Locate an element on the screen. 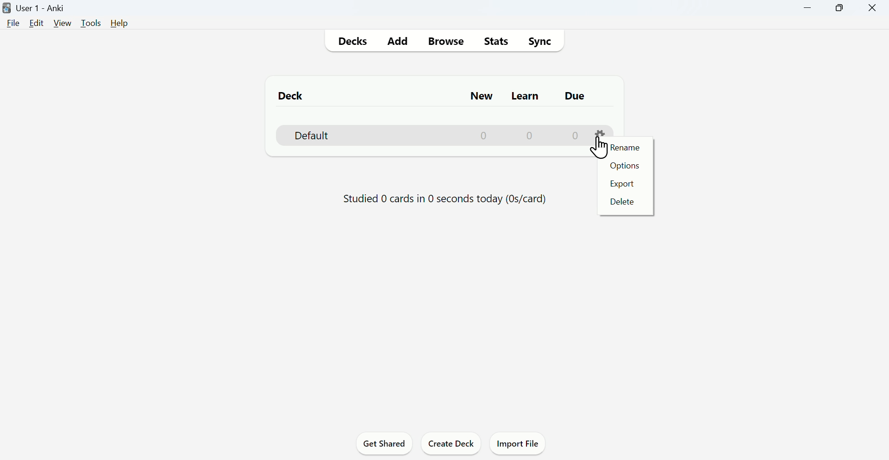 This screenshot has height=460, width=889. Browse is located at coordinates (445, 41).